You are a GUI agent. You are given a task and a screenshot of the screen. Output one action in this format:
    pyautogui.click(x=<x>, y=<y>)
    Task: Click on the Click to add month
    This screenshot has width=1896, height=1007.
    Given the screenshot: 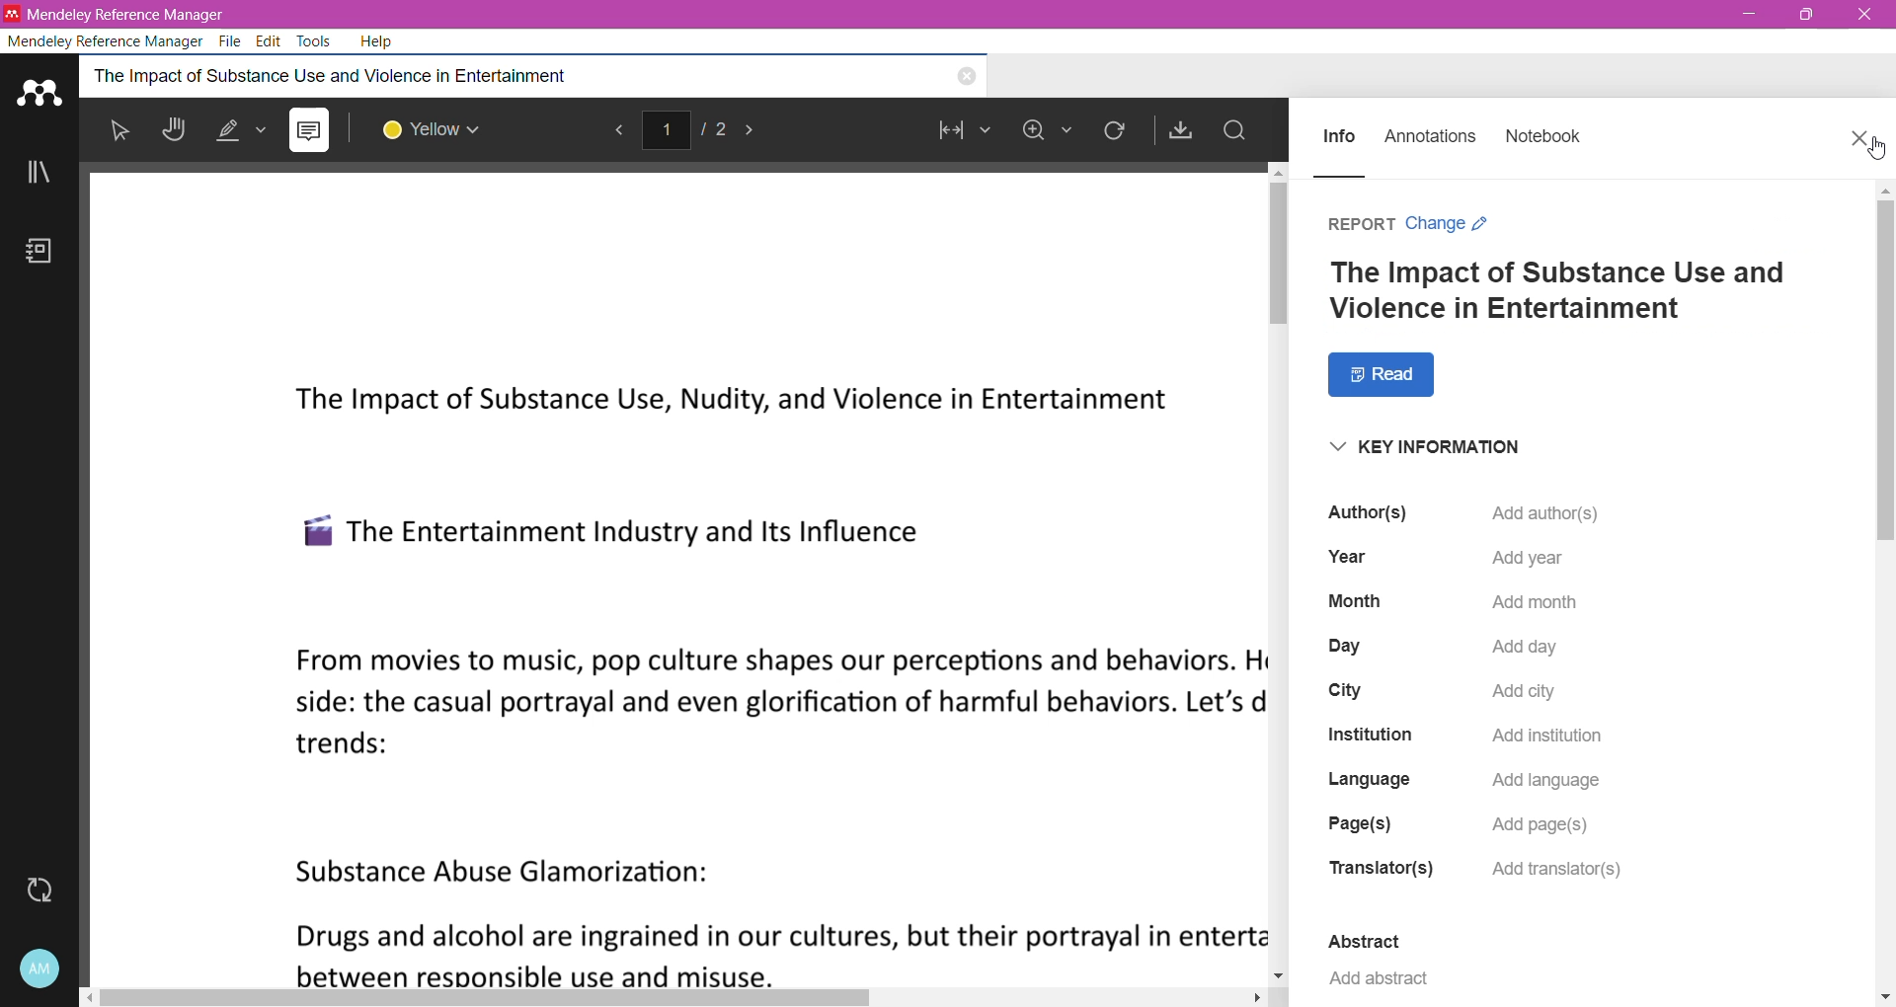 What is the action you would take?
    pyautogui.click(x=1534, y=605)
    